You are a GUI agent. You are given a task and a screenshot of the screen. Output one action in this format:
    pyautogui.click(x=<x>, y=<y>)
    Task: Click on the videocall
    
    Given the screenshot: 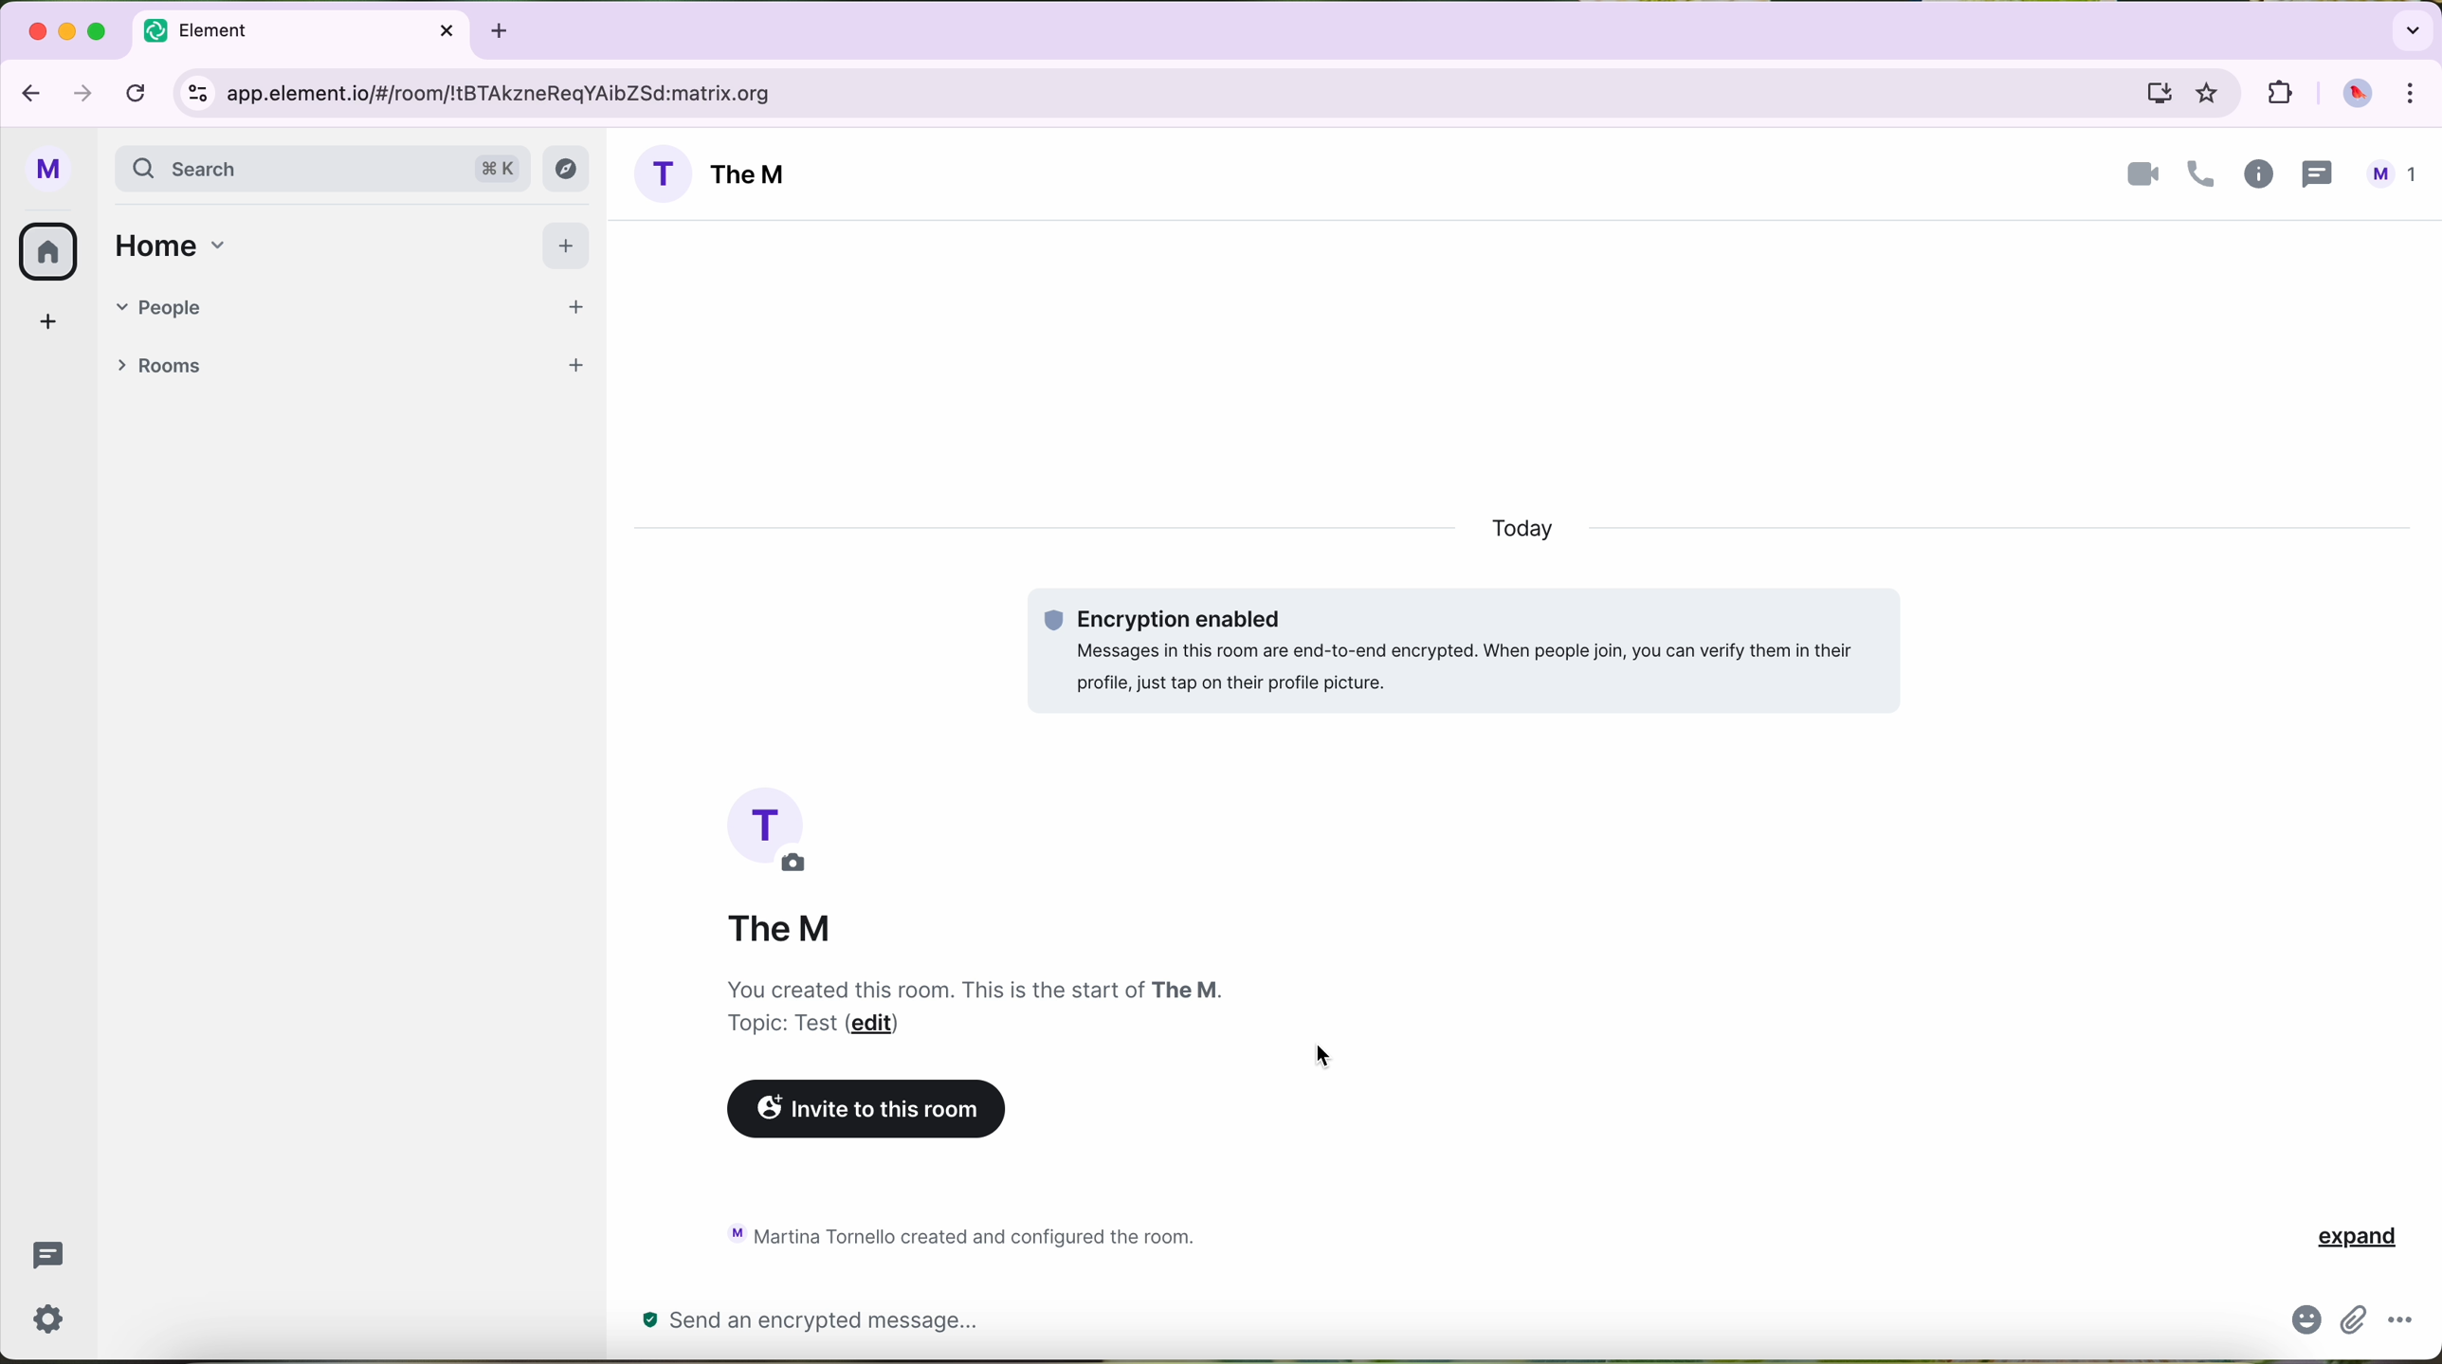 What is the action you would take?
    pyautogui.click(x=2152, y=174)
    